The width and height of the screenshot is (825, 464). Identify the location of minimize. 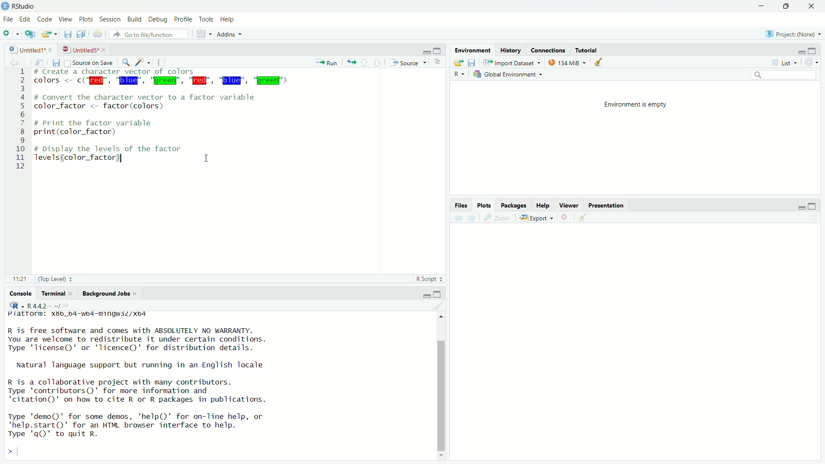
(797, 49).